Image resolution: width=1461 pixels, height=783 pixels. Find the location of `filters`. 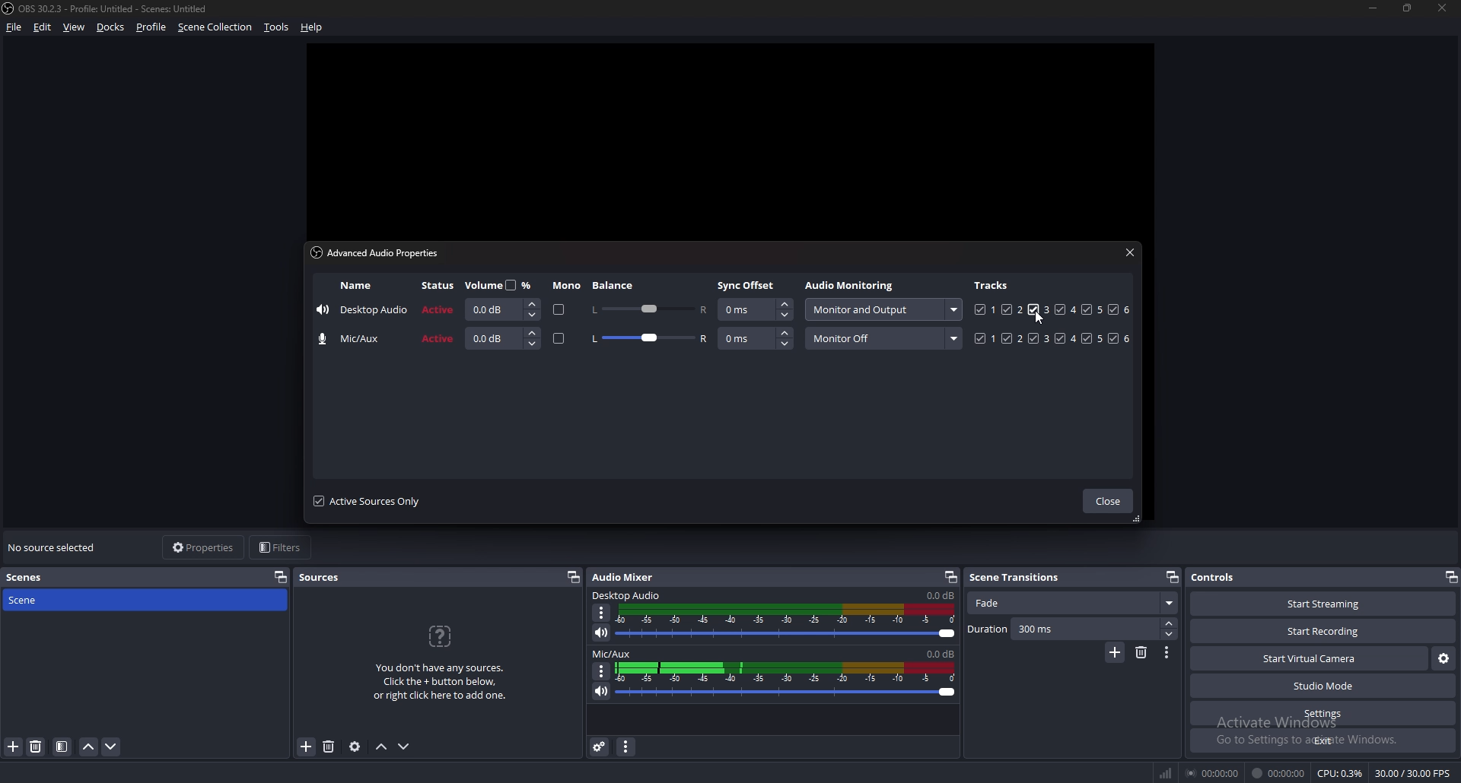

filters is located at coordinates (283, 547).